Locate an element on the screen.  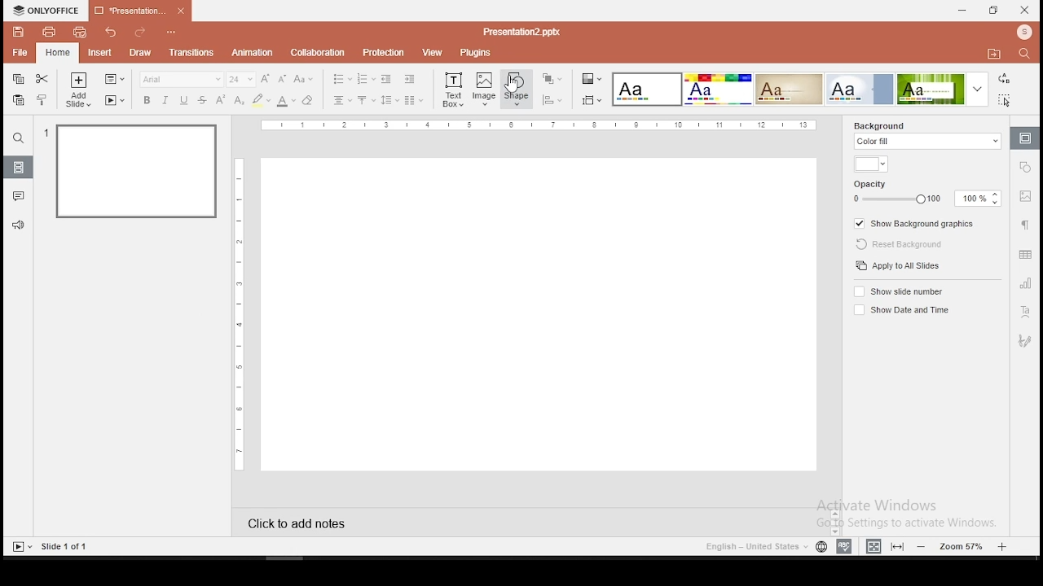
language is located at coordinates (821, 549).